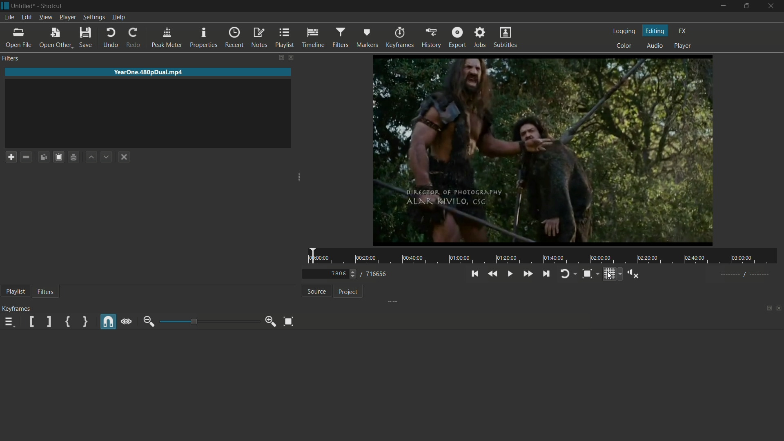  I want to click on playlist, so click(17, 291).